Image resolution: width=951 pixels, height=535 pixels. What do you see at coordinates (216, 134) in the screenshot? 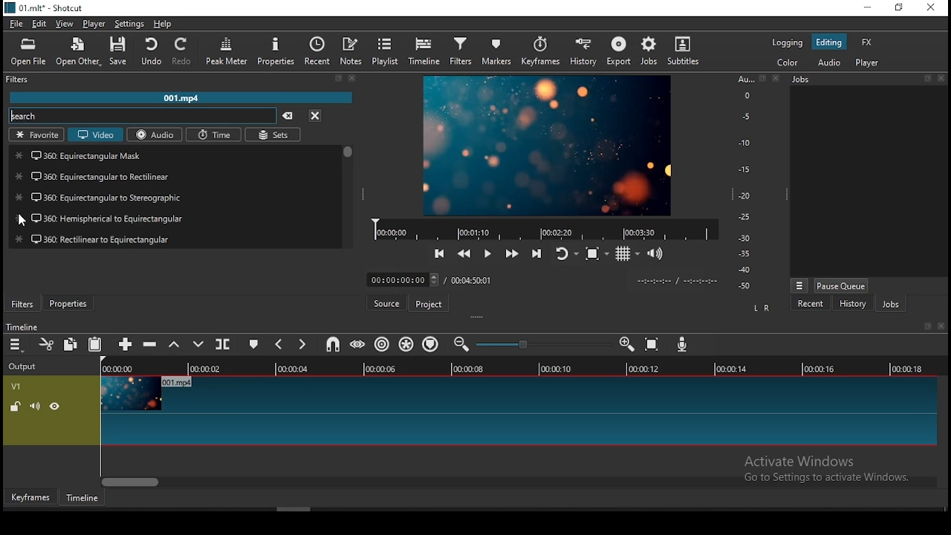
I see `time` at bounding box center [216, 134].